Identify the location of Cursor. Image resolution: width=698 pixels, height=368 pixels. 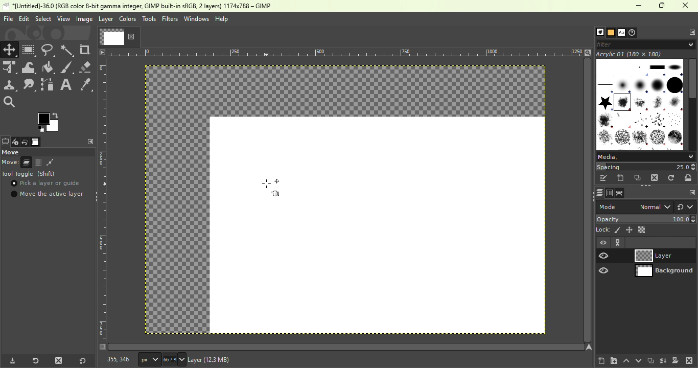
(272, 191).